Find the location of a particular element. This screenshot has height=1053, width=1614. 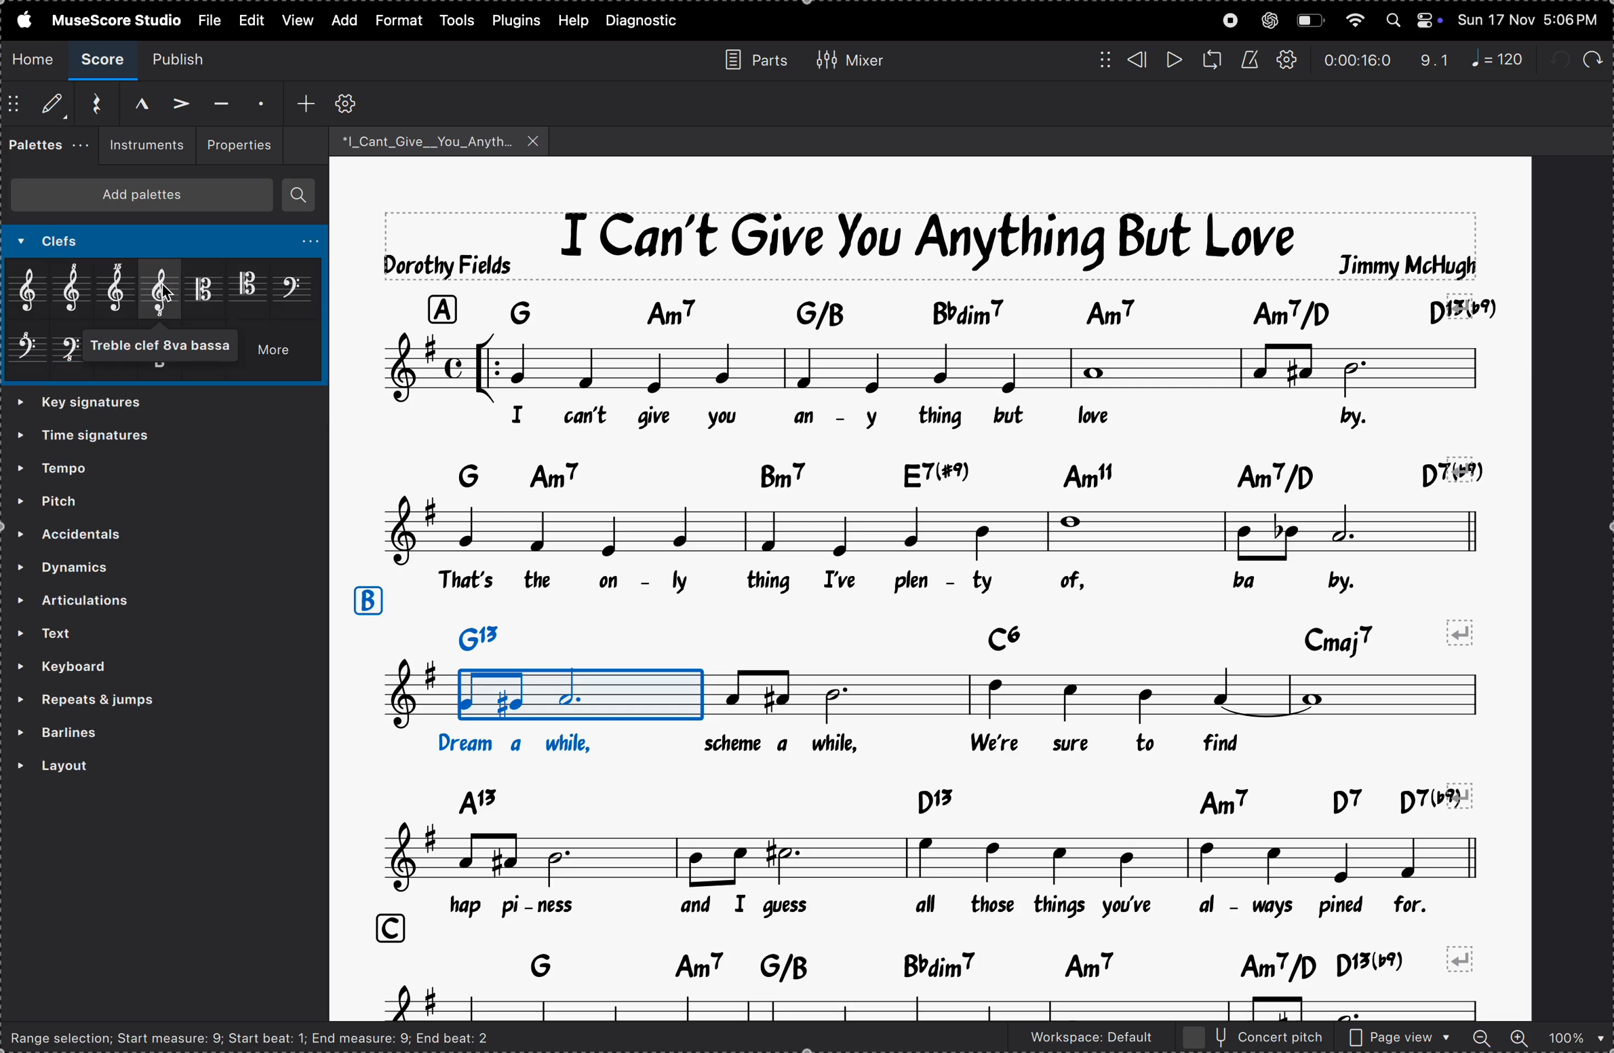

instrument is located at coordinates (142, 146).